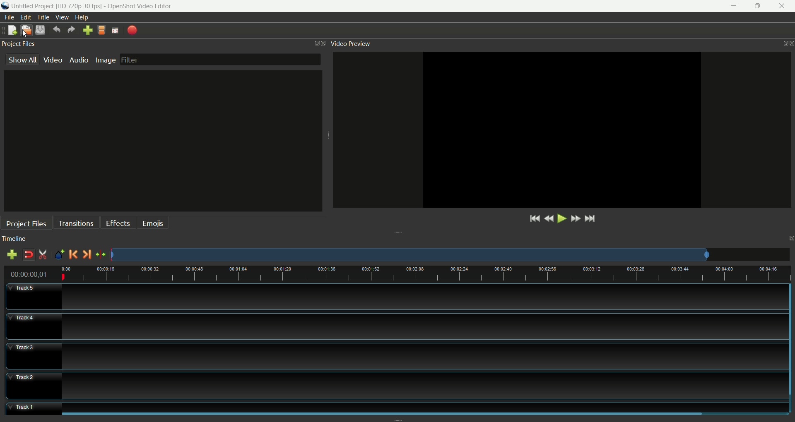  What do you see at coordinates (73, 254) in the screenshot?
I see `previous marker` at bounding box center [73, 254].